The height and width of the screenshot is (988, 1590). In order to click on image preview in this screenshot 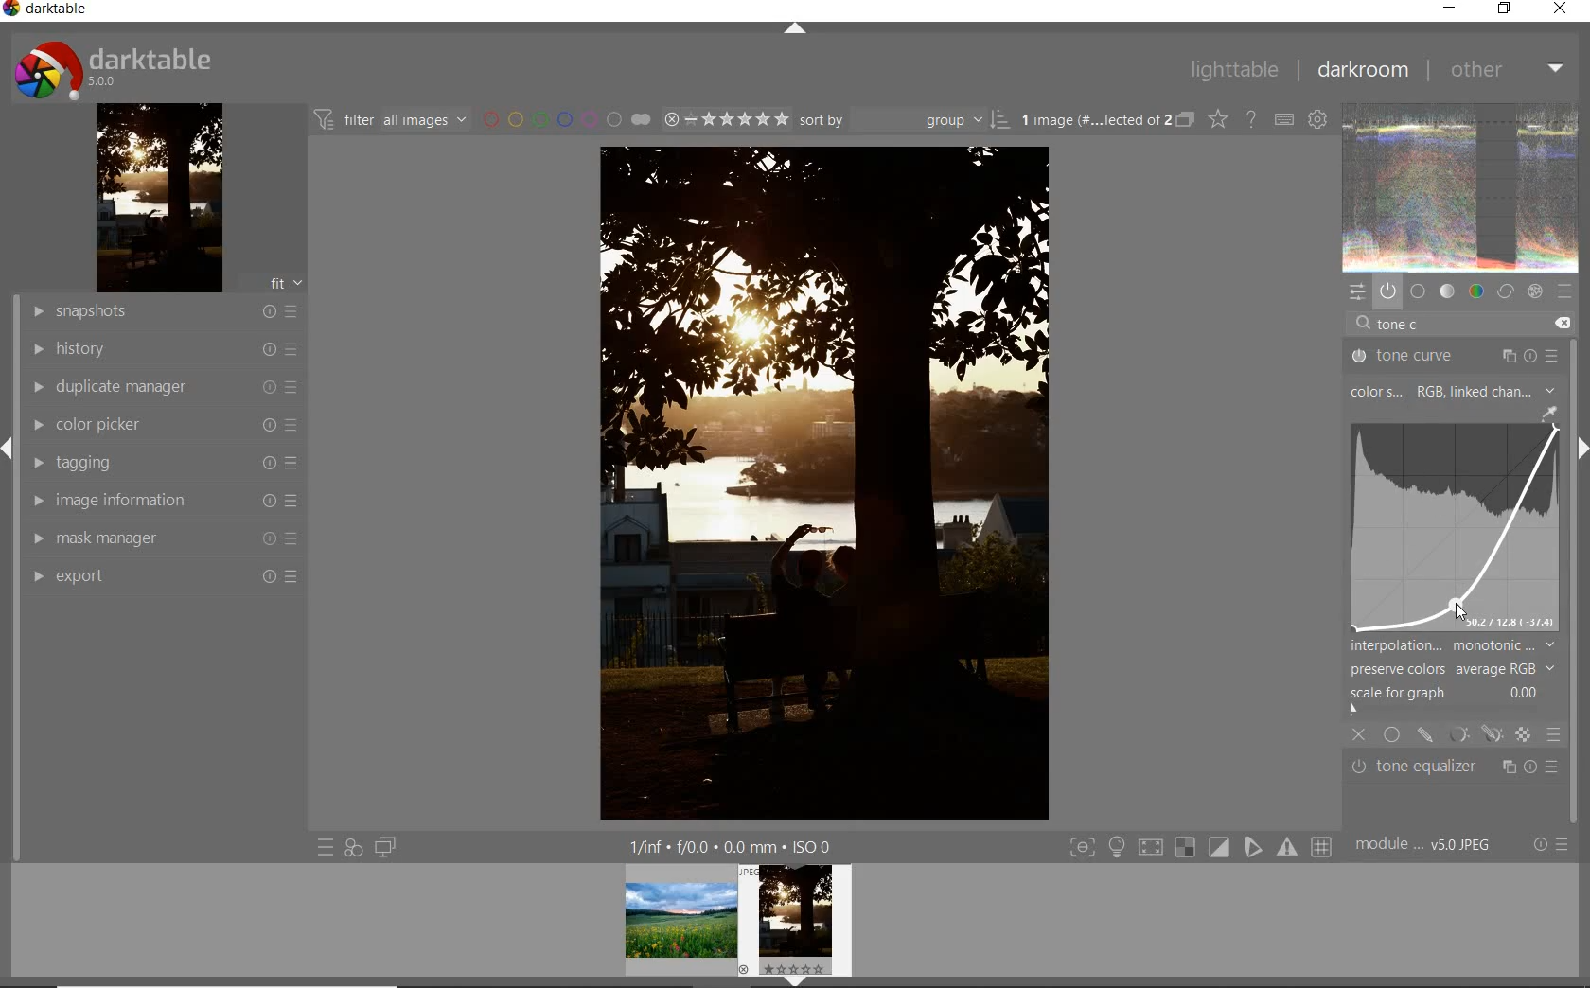, I will do `click(736, 918)`.